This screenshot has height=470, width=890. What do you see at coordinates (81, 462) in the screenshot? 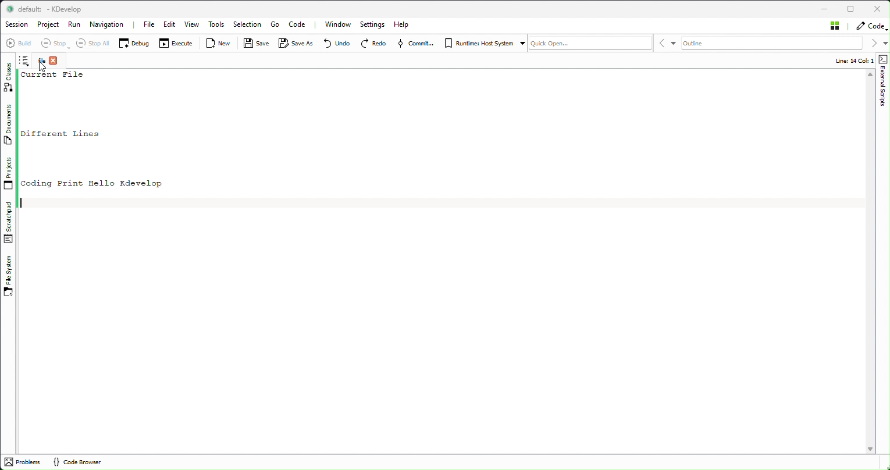
I see `Code Browser` at bounding box center [81, 462].